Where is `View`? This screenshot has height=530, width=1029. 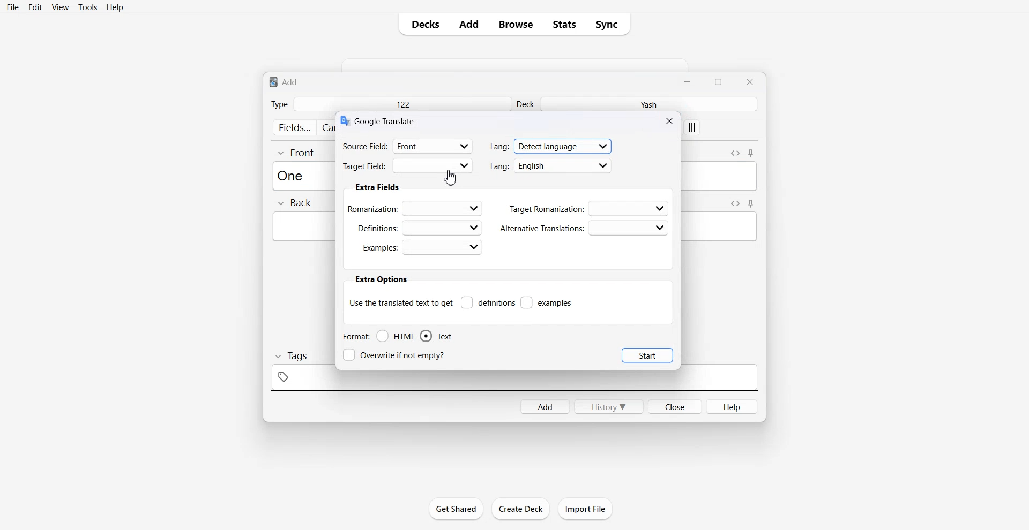 View is located at coordinates (59, 7).